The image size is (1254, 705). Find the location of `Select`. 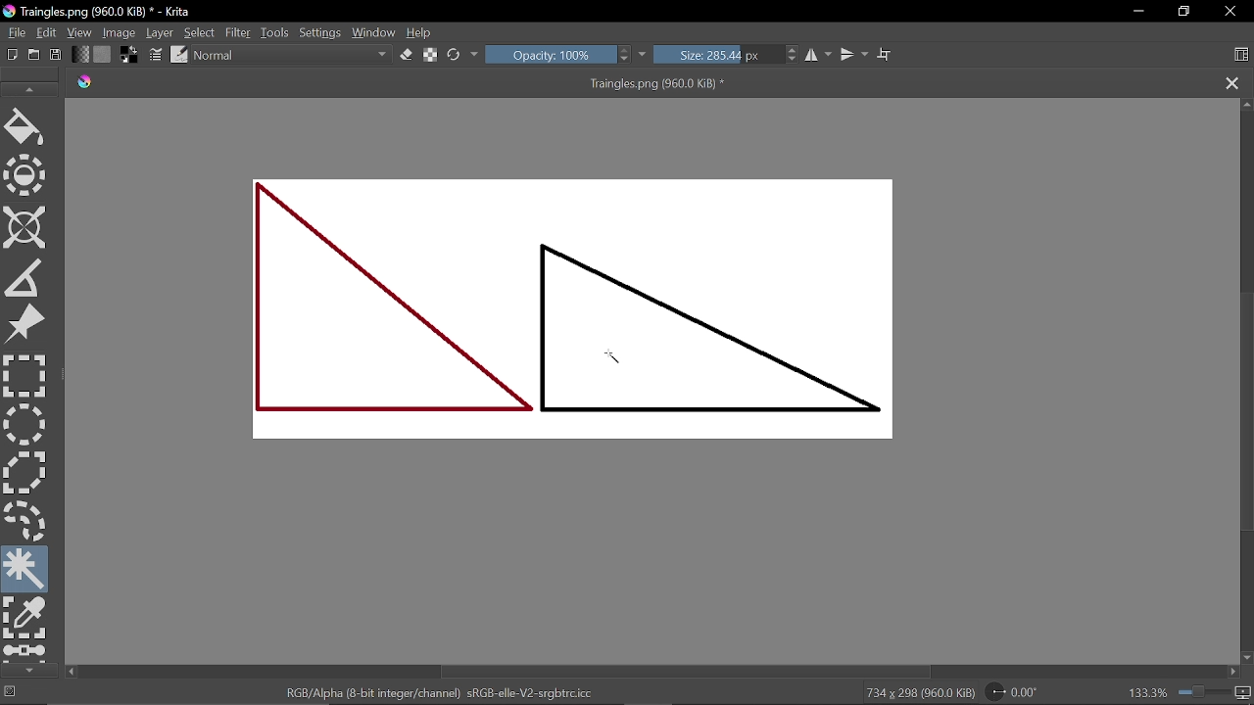

Select is located at coordinates (201, 31).